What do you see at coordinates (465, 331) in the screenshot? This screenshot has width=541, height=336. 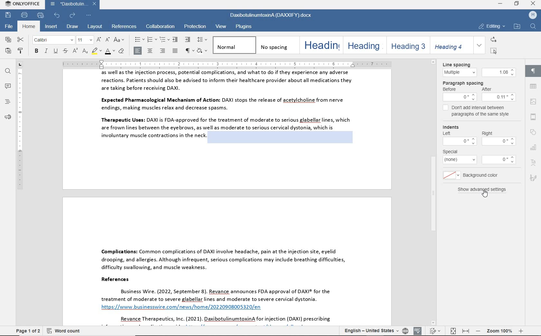 I see `fit to width` at bounding box center [465, 331].